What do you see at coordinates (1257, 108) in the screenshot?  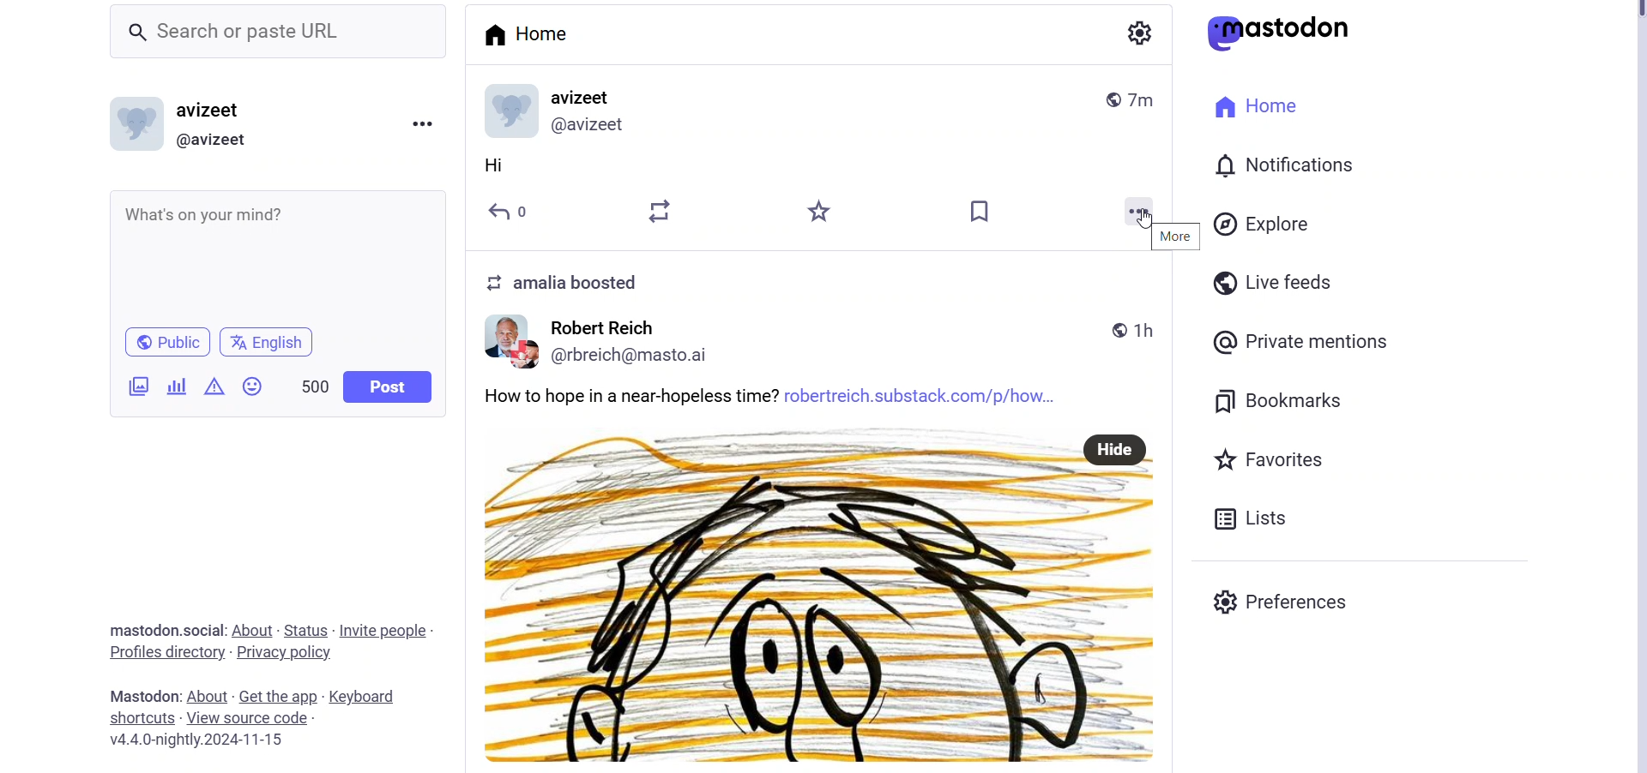 I see `Home` at bounding box center [1257, 108].